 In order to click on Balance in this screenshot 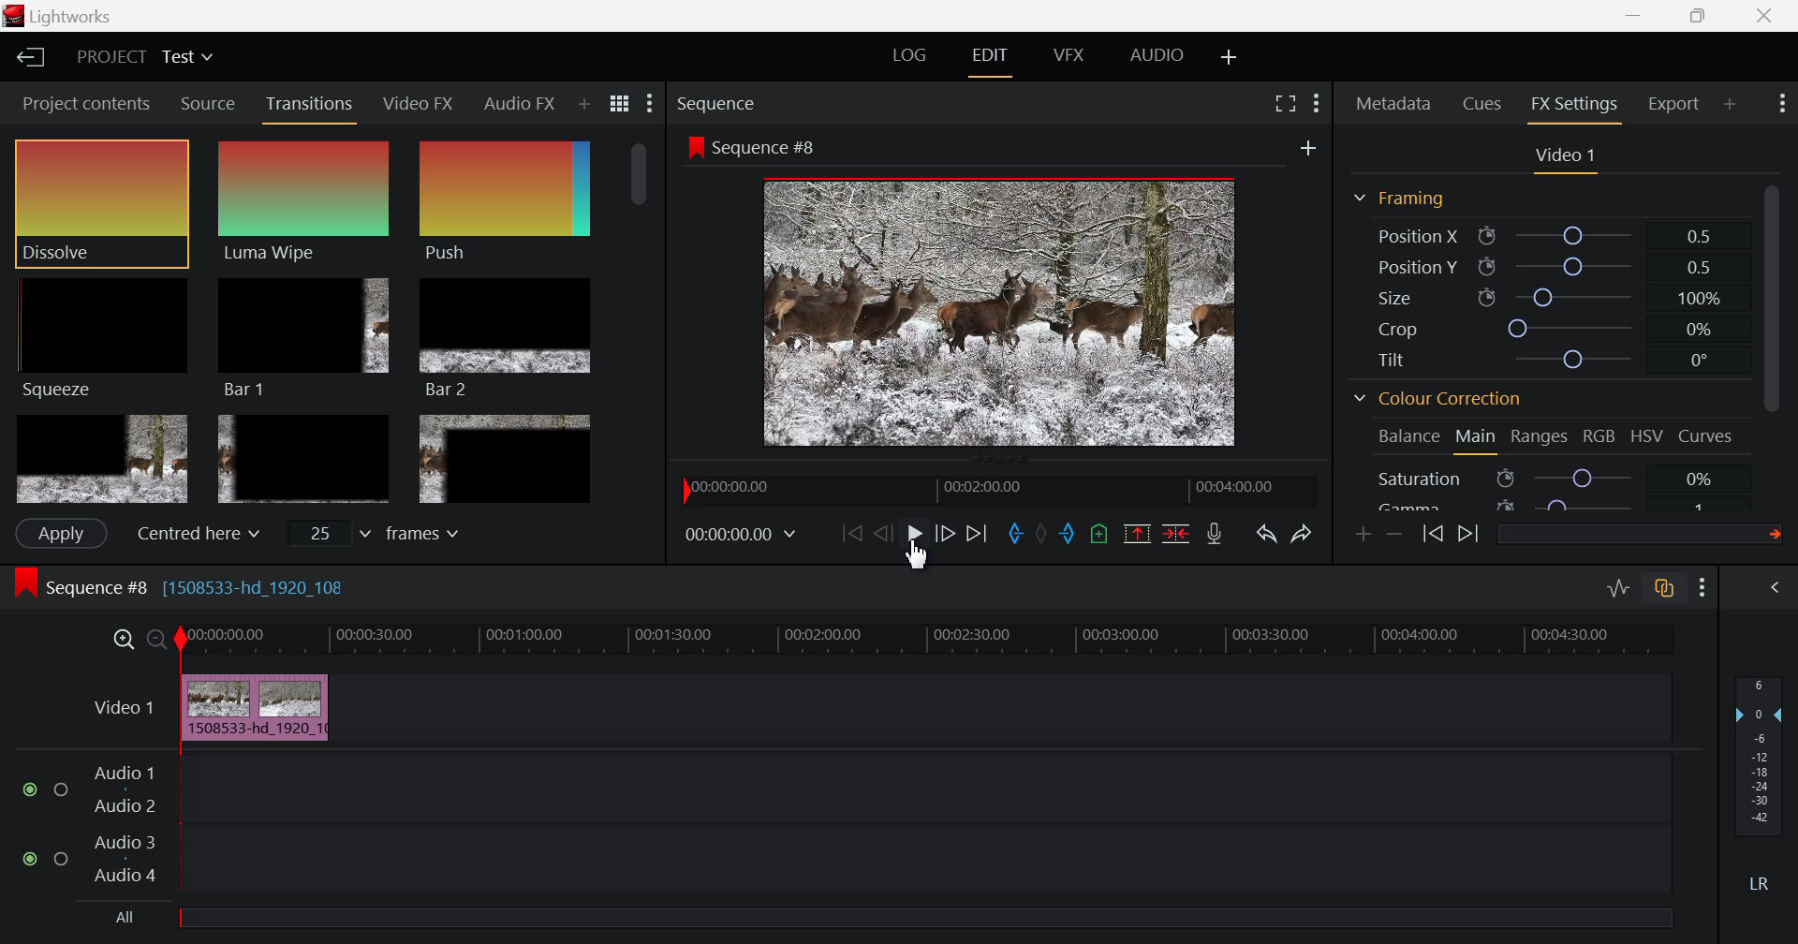, I will do `click(1409, 437)`.